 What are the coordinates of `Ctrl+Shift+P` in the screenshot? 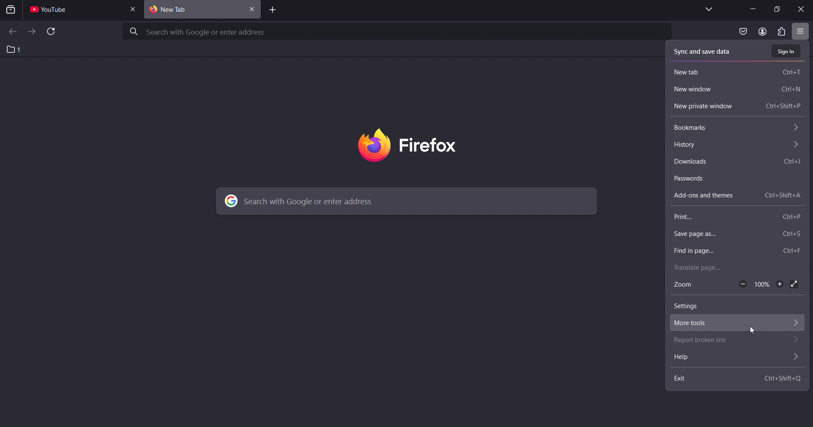 It's located at (784, 107).